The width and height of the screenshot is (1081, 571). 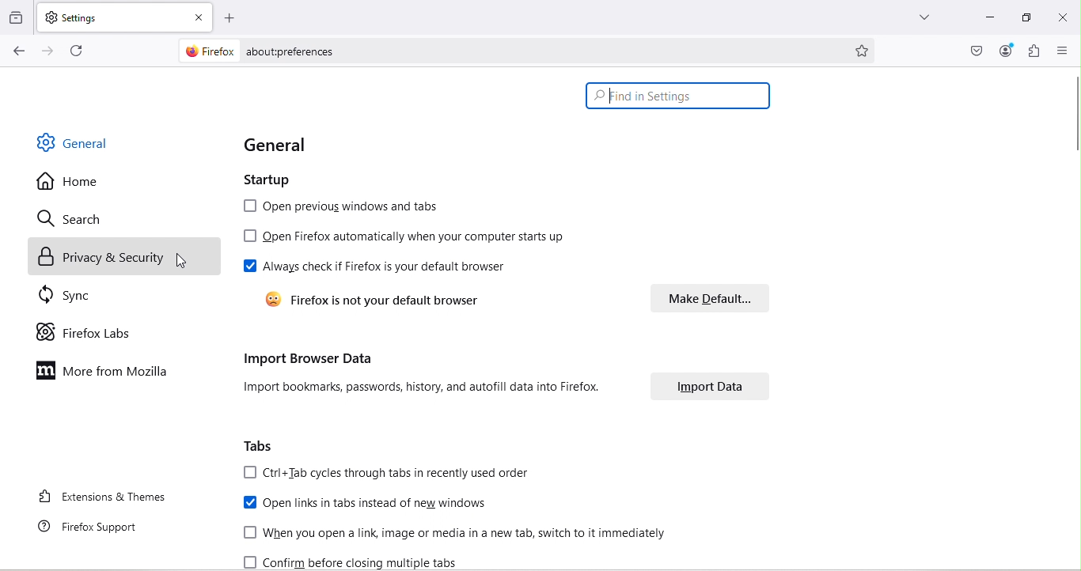 I want to click on Open links in tabs instead of new windows, so click(x=370, y=501).